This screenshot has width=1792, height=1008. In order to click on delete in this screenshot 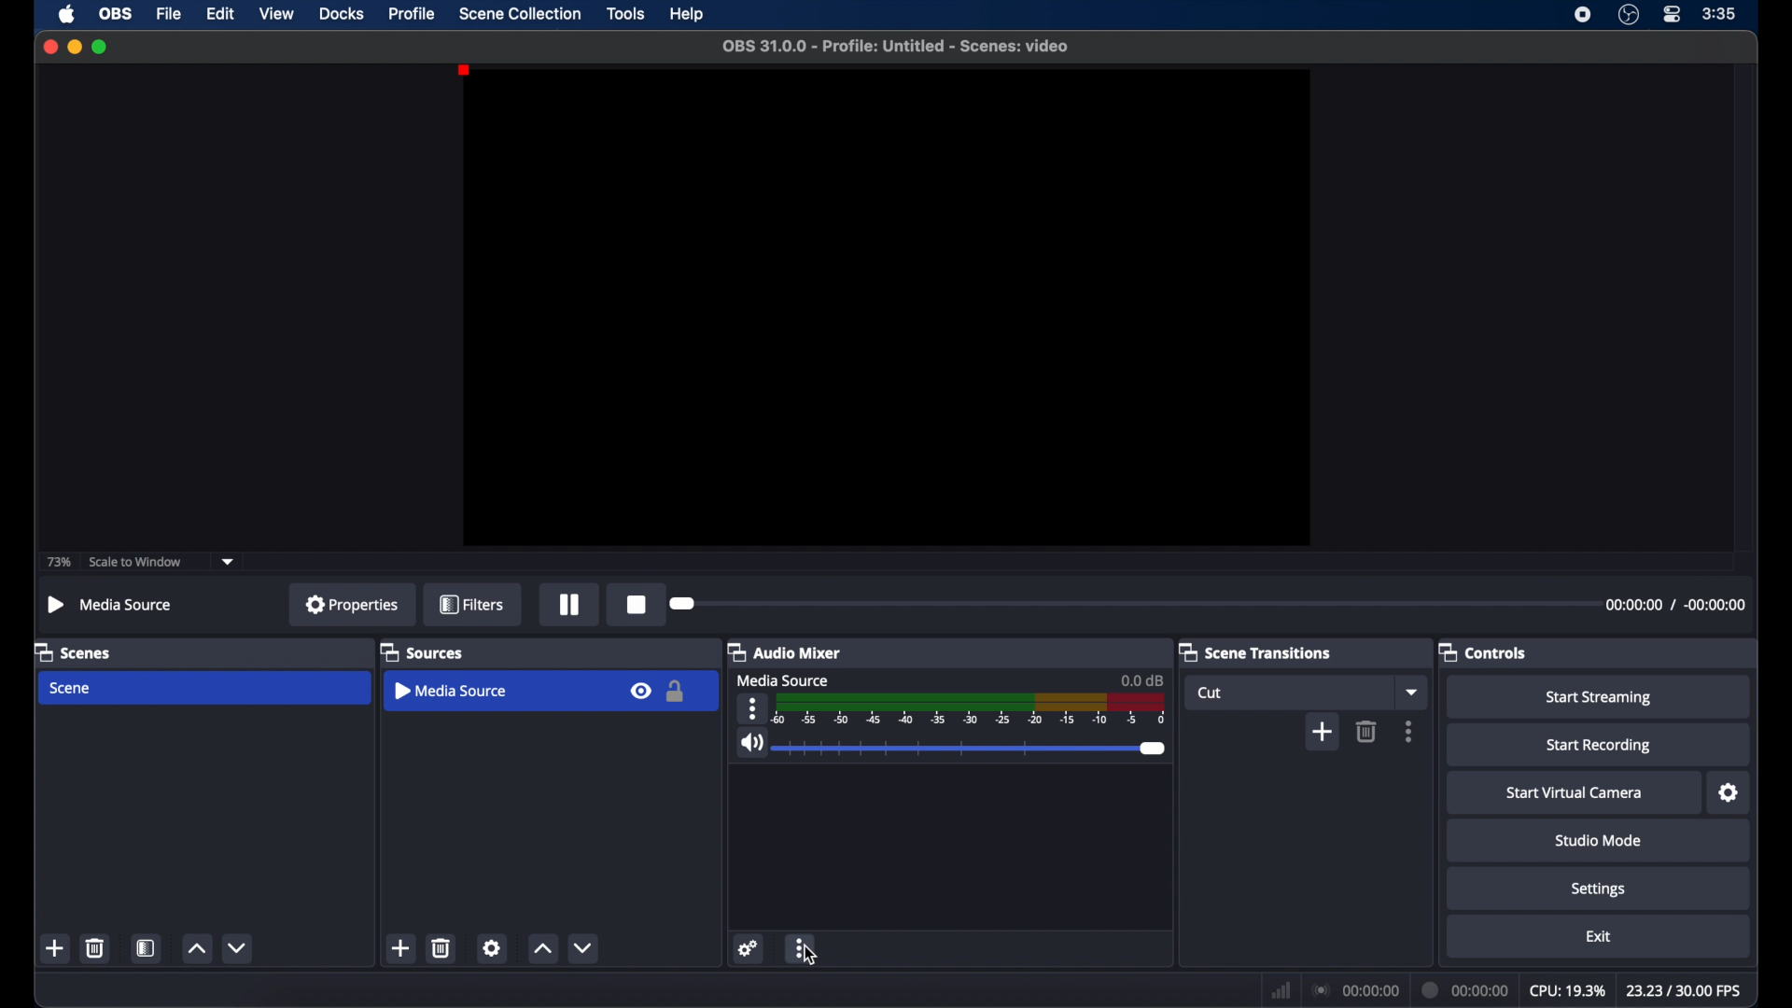, I will do `click(96, 947)`.